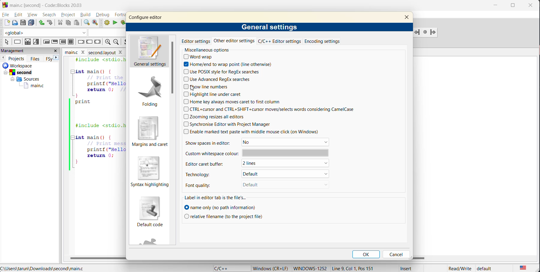 The height and width of the screenshot is (272, 540). What do you see at coordinates (367, 254) in the screenshot?
I see `ok` at bounding box center [367, 254].